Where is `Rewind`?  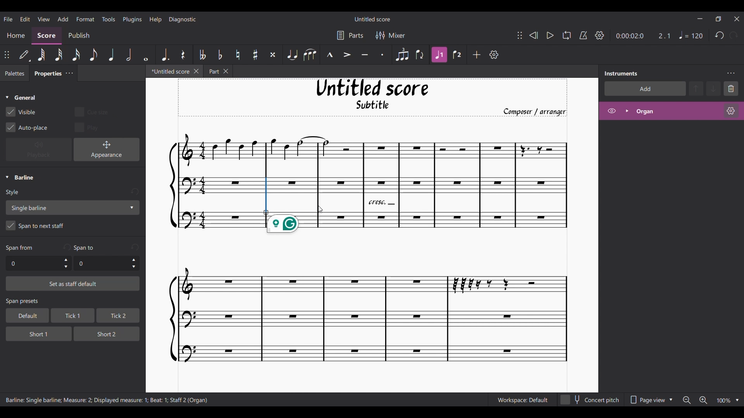
Rewind is located at coordinates (533, 35).